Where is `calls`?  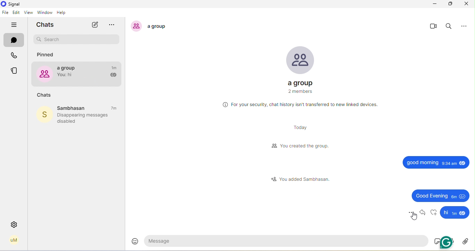
calls is located at coordinates (15, 56).